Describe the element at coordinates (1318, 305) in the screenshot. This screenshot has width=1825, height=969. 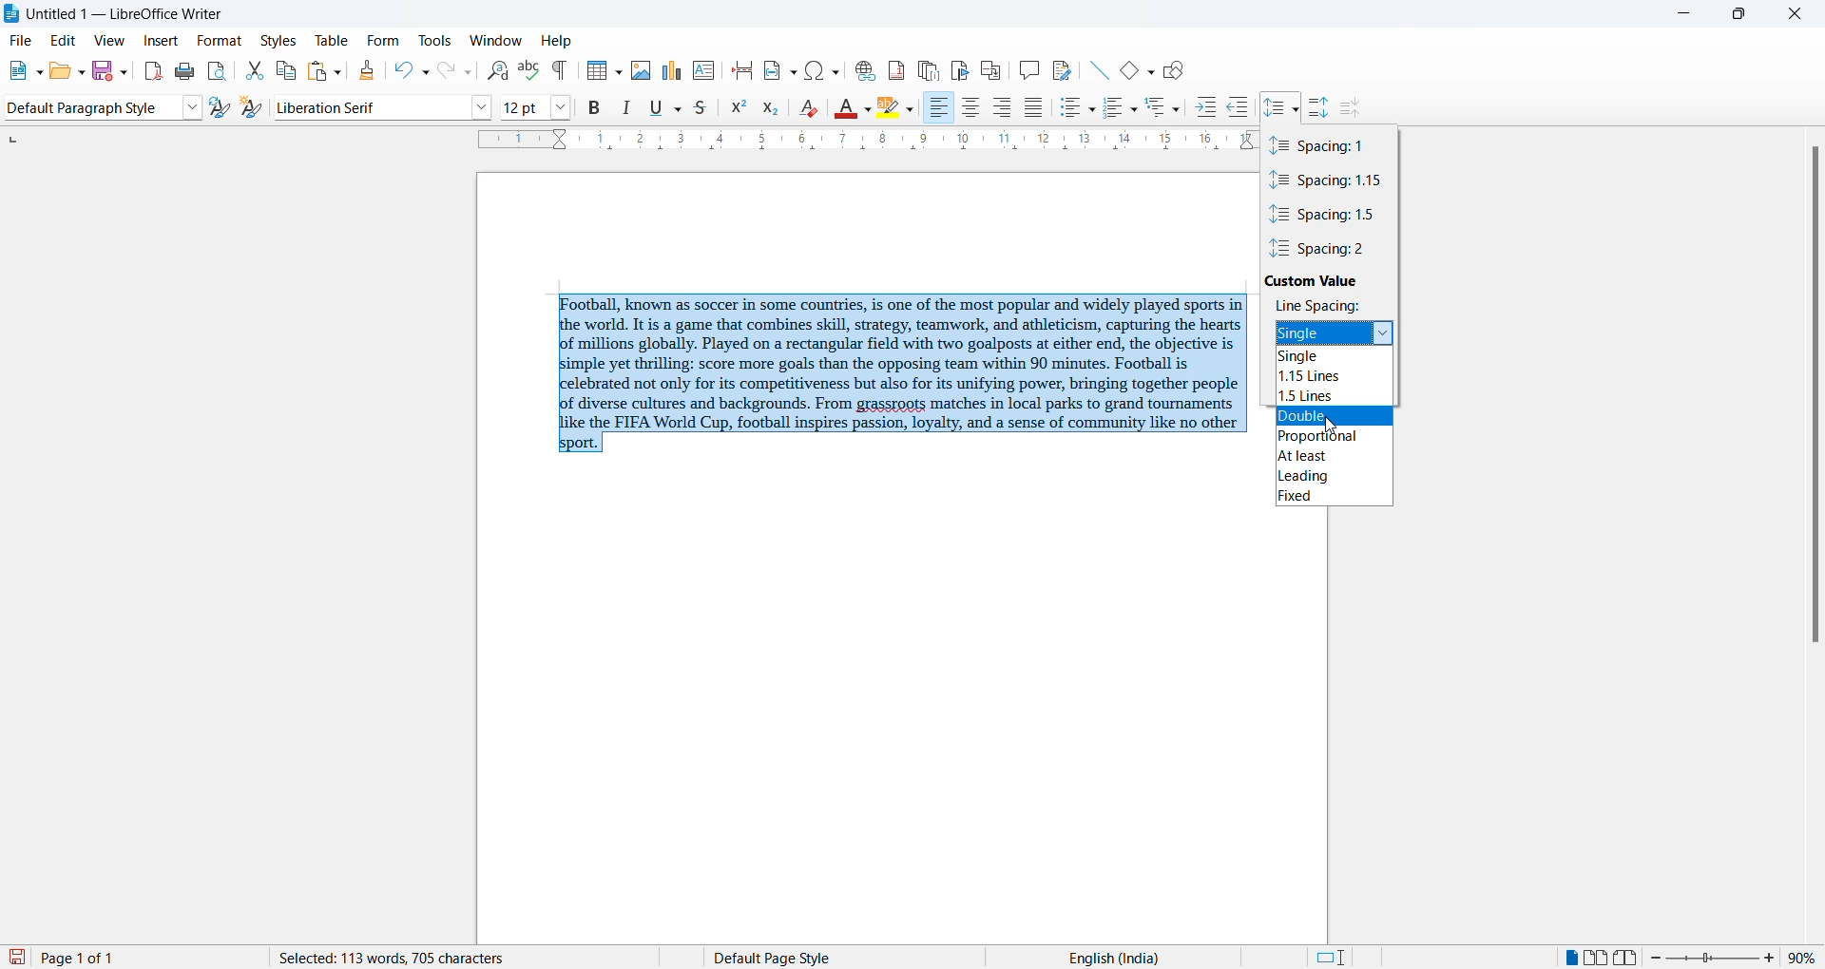
I see `line spacing` at that location.